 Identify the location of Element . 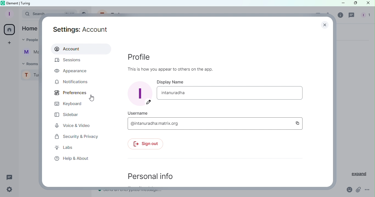
(13, 3).